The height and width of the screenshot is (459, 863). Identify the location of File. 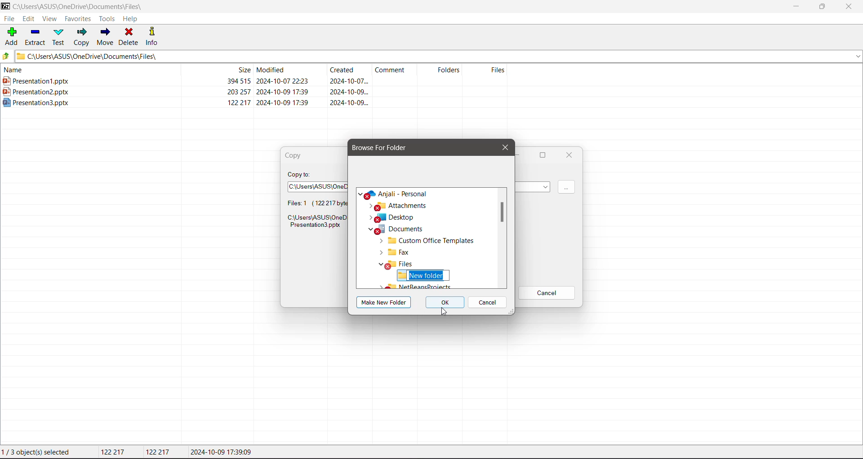
(10, 18).